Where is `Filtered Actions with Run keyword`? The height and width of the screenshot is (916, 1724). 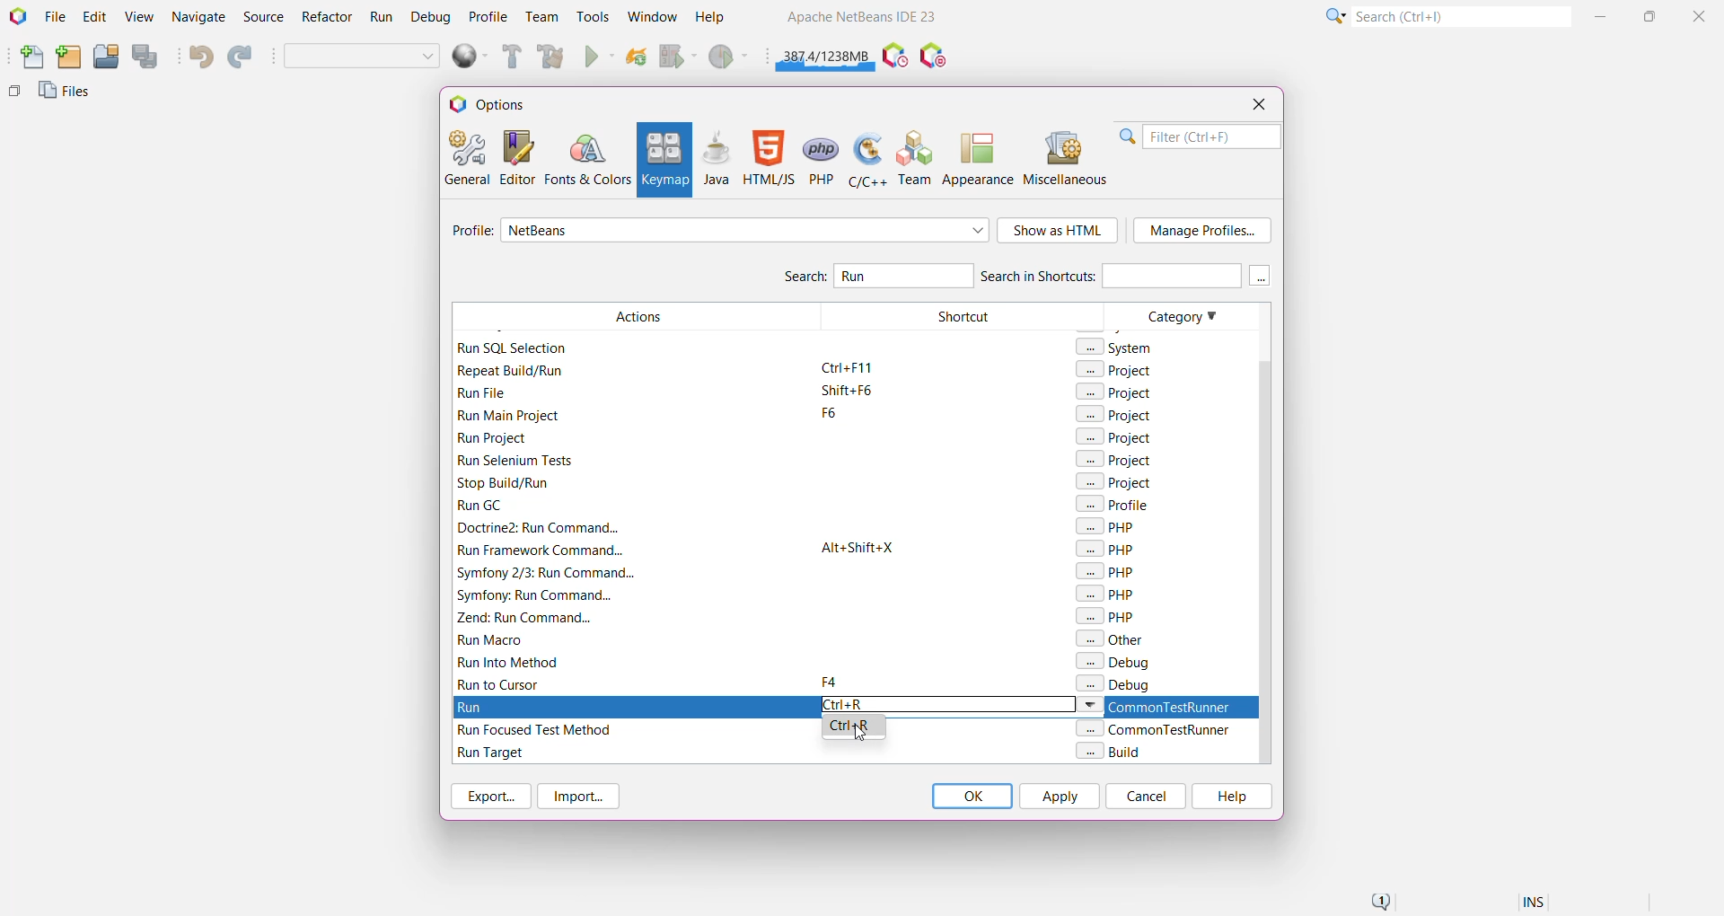
Filtered Actions with Run keyword is located at coordinates (635, 497).